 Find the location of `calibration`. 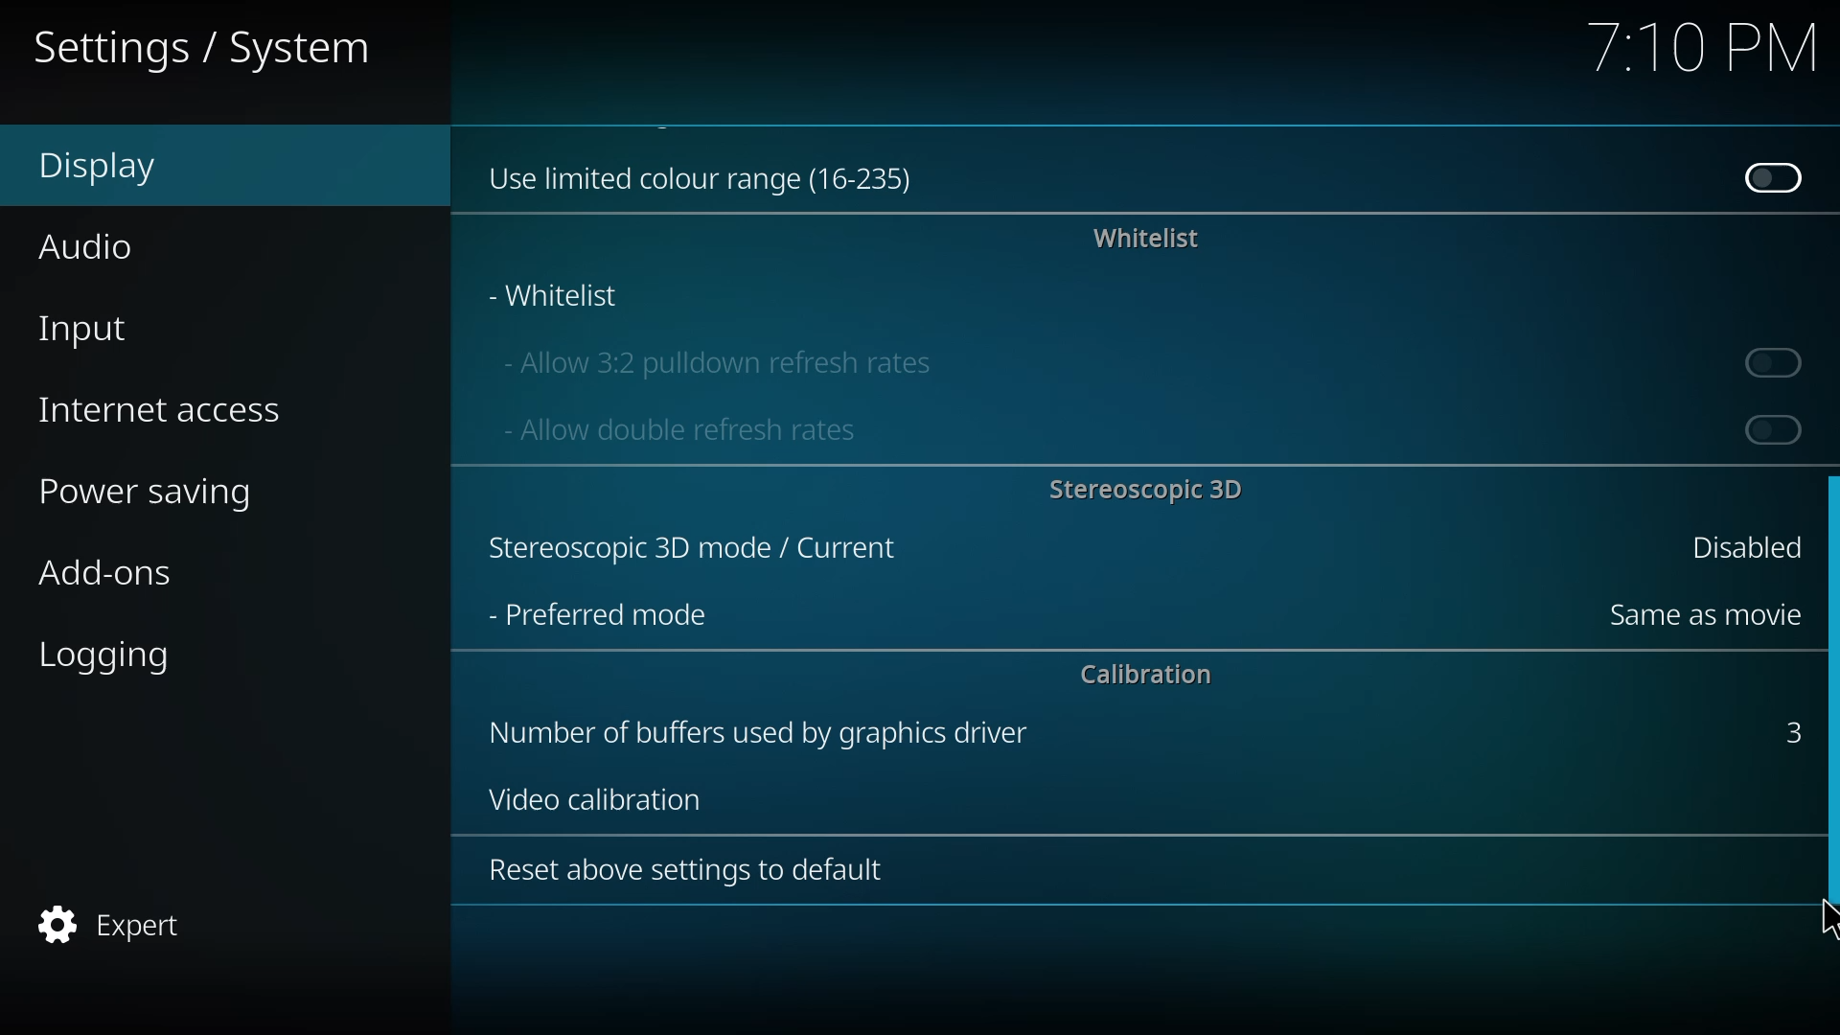

calibration is located at coordinates (1145, 676).